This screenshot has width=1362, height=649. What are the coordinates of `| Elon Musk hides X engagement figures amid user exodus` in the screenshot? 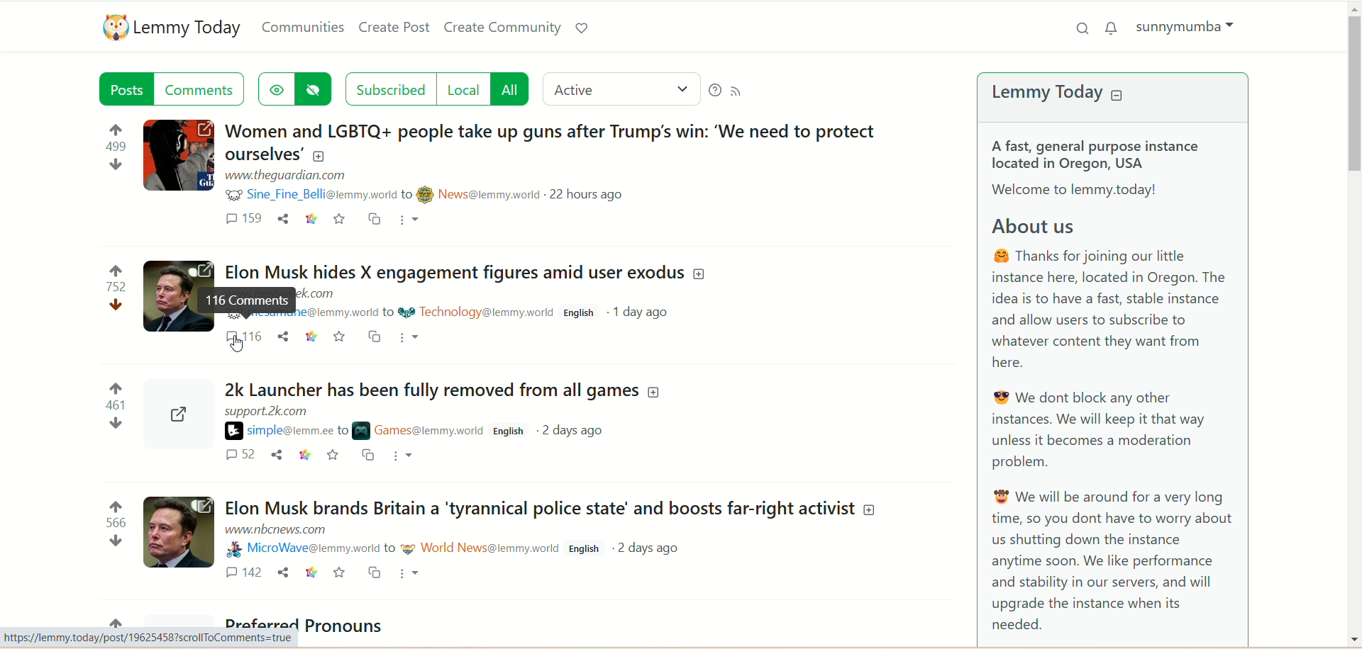 It's located at (449, 268).